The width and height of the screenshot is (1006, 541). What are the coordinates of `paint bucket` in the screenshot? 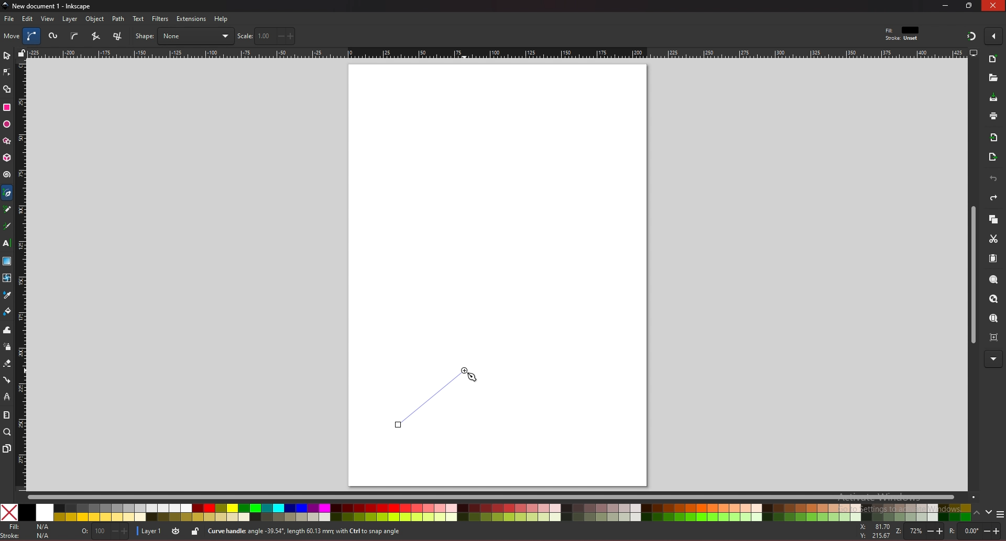 It's located at (7, 311).